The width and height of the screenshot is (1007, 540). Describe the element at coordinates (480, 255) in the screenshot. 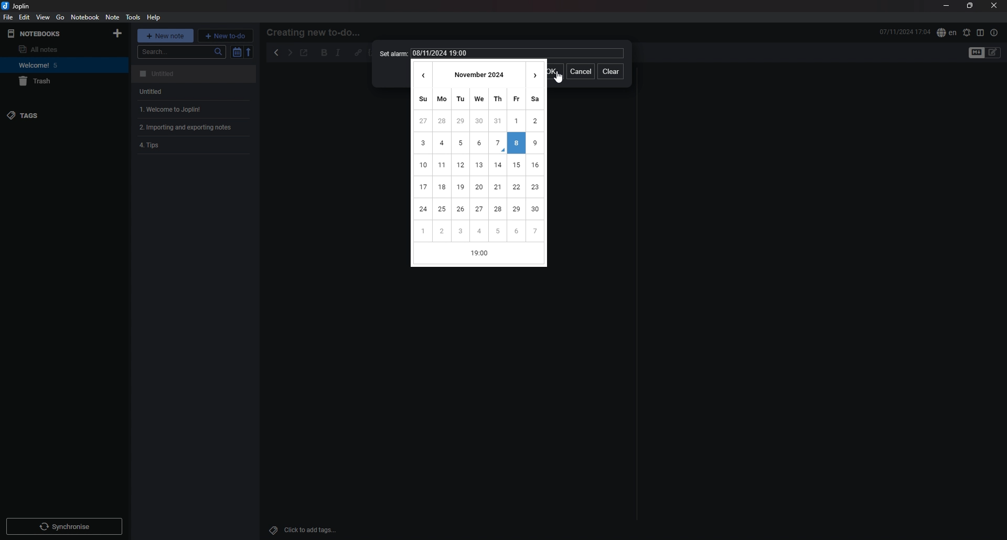

I see `time selection` at that location.